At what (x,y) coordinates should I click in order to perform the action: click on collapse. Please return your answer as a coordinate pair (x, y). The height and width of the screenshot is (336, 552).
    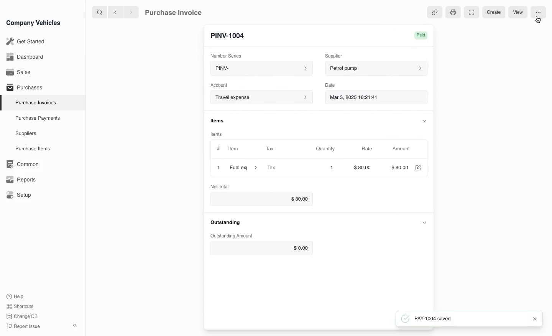
    Looking at the image, I should click on (424, 120).